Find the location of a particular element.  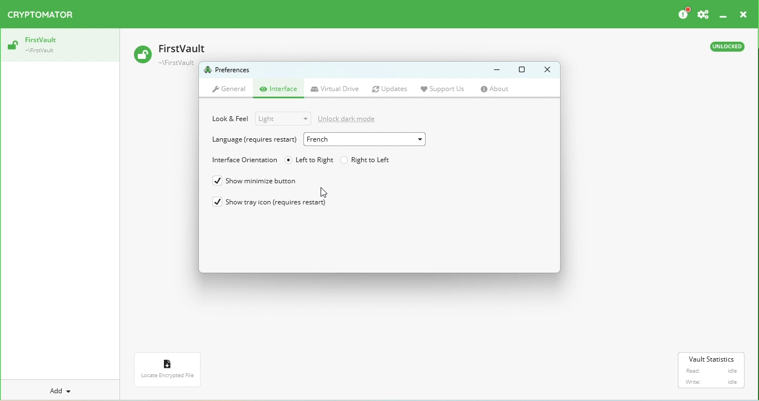

About is located at coordinates (500, 89).